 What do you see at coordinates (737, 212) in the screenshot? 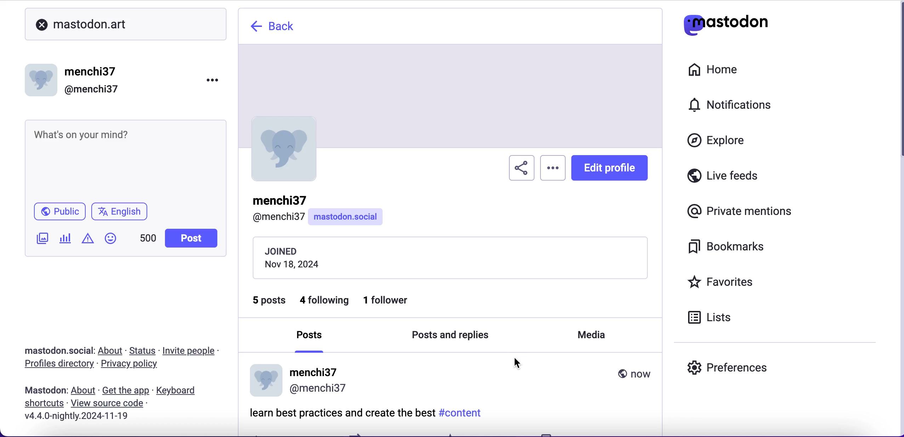
I see `private mentions` at bounding box center [737, 212].